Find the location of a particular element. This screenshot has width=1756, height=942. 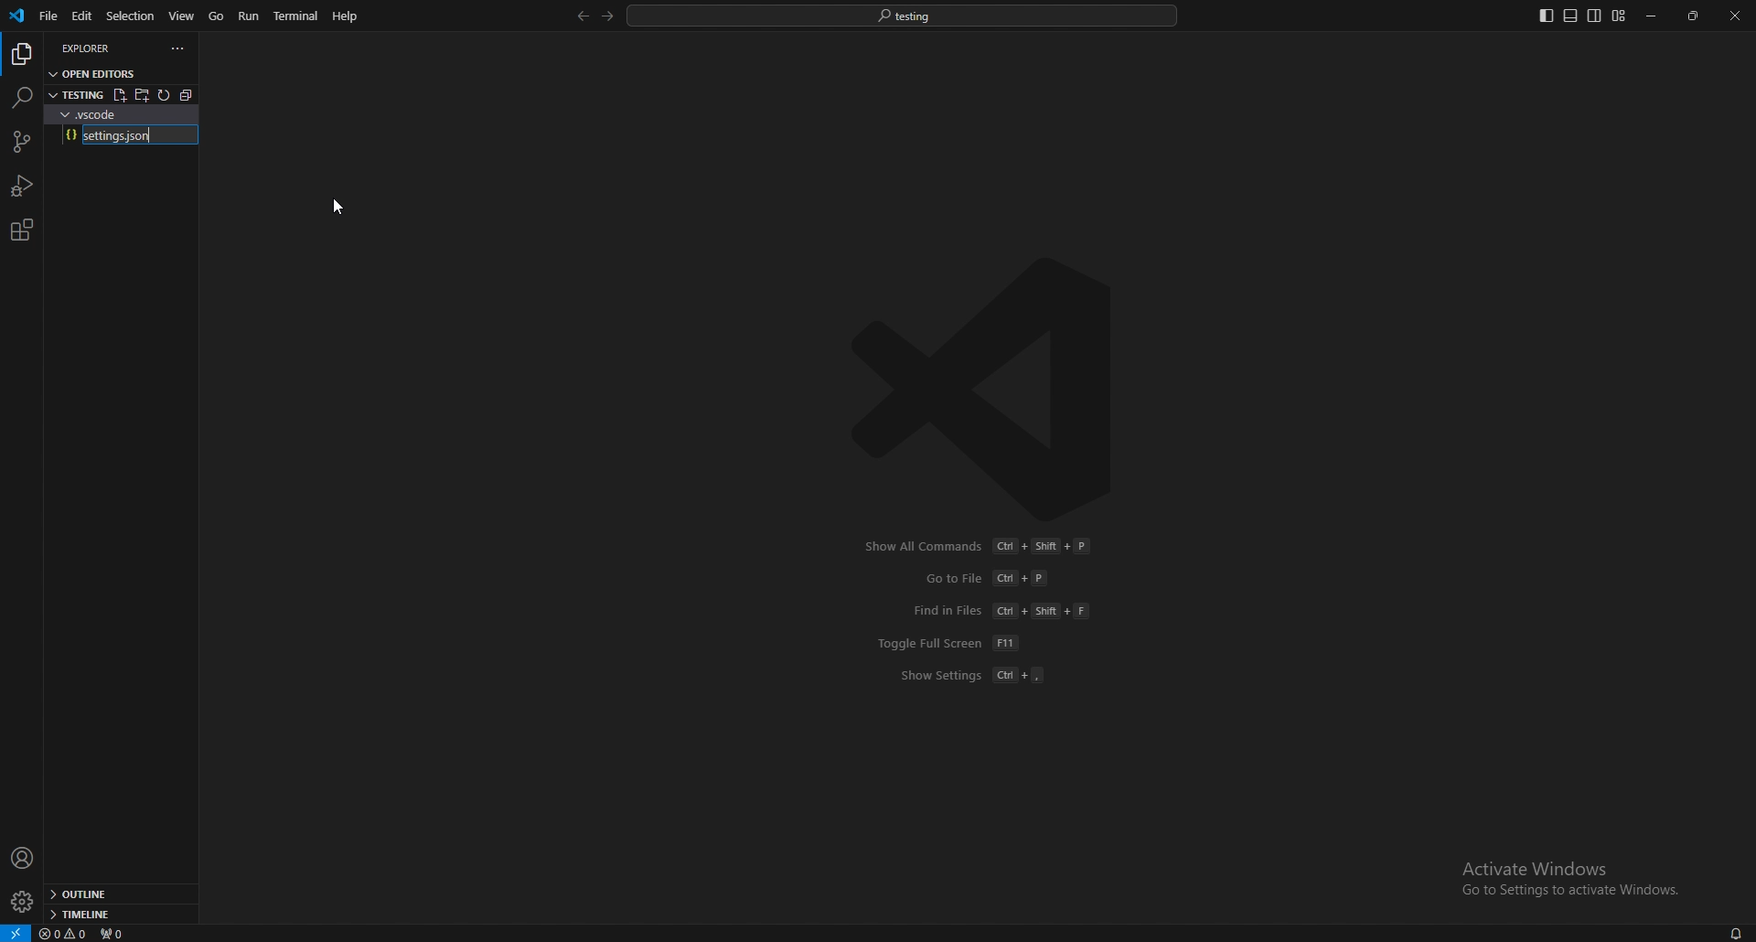

help is located at coordinates (346, 16).